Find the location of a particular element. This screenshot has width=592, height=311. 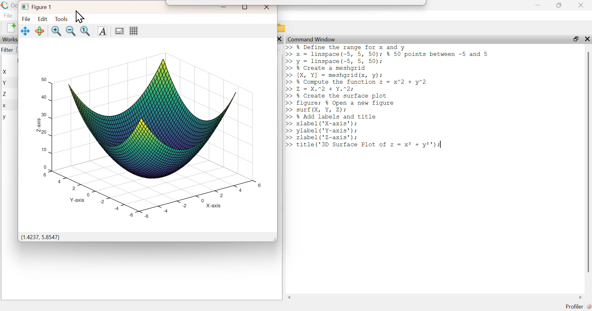

close is located at coordinates (279, 39).